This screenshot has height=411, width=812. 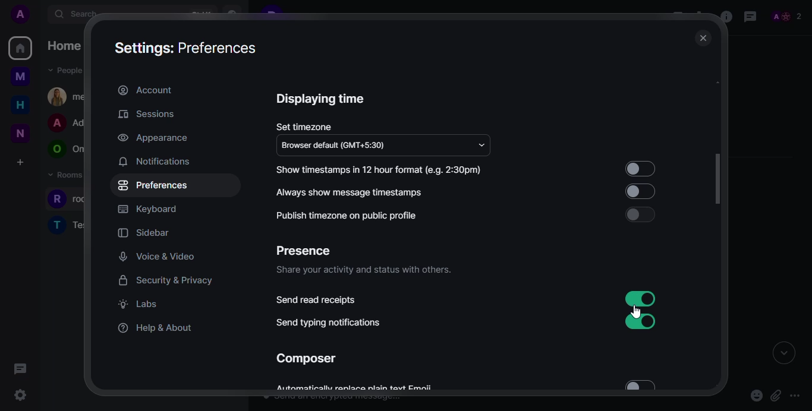 What do you see at coordinates (146, 114) in the screenshot?
I see `sessions` at bounding box center [146, 114].